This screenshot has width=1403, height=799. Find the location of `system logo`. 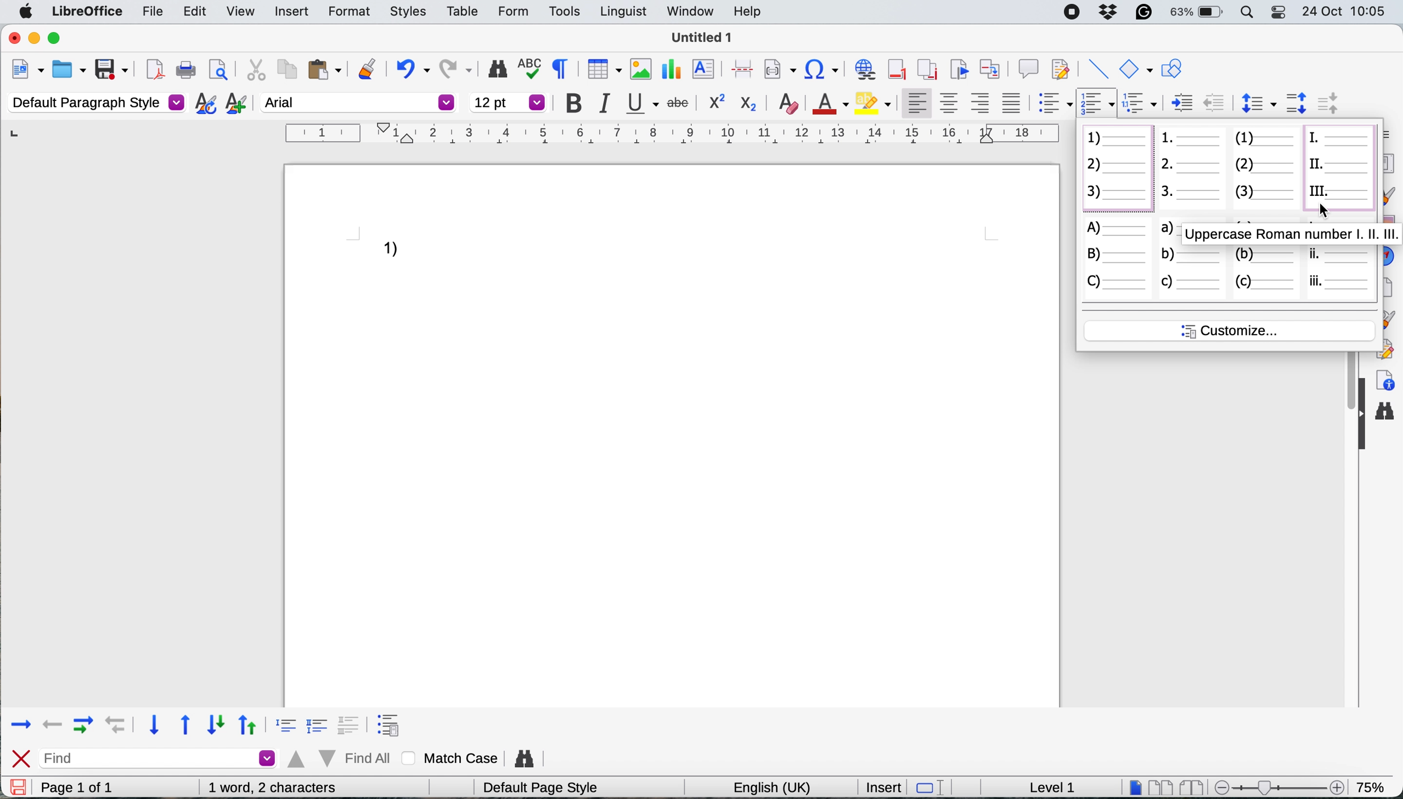

system logo is located at coordinates (26, 12).